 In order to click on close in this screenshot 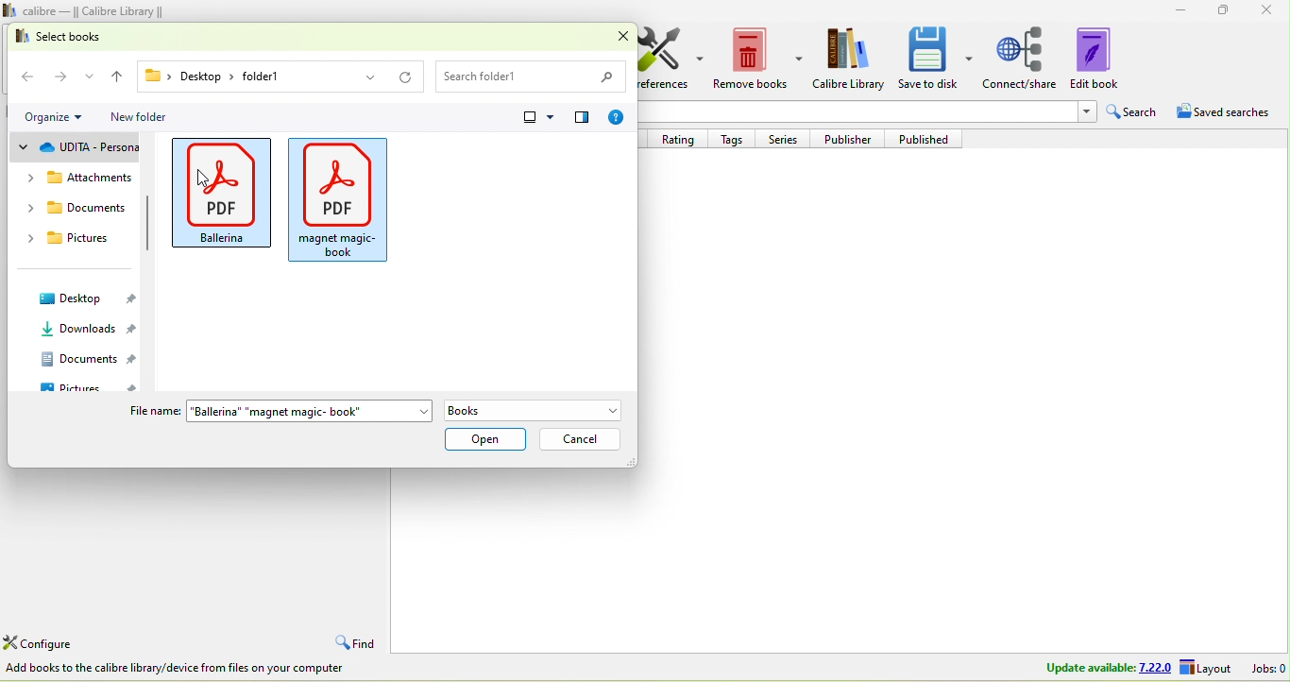, I will do `click(1268, 12)`.